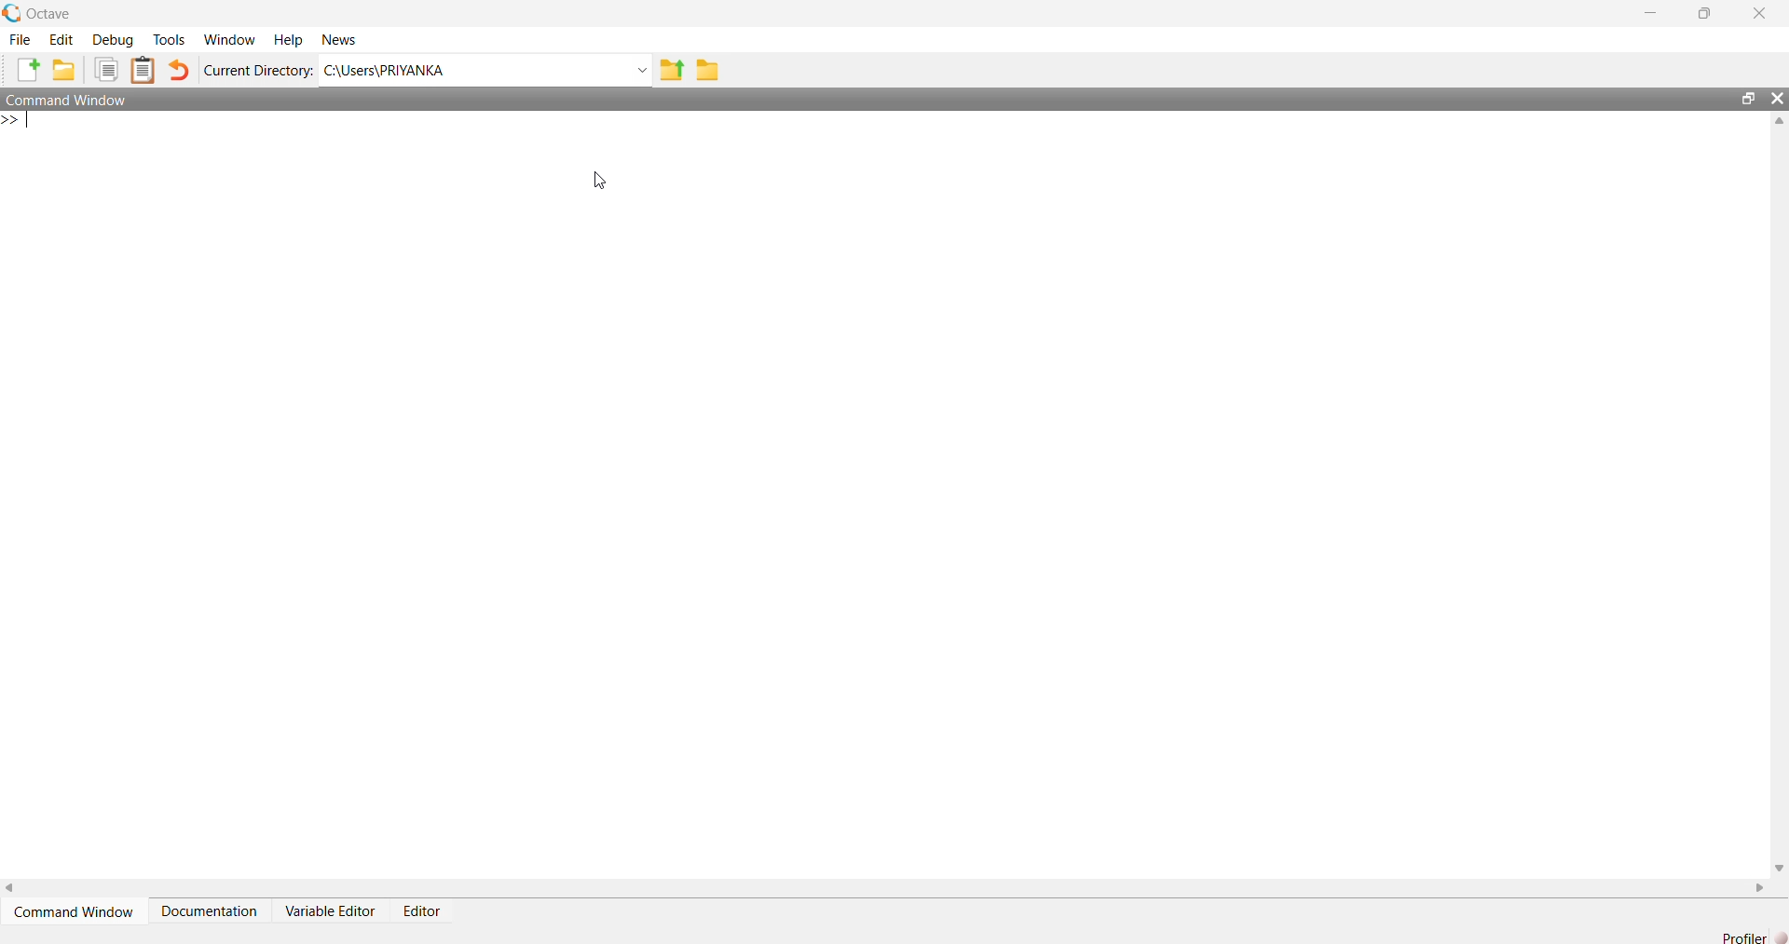 The width and height of the screenshot is (1789, 944). I want to click on Maximize/Restore, so click(1742, 98).